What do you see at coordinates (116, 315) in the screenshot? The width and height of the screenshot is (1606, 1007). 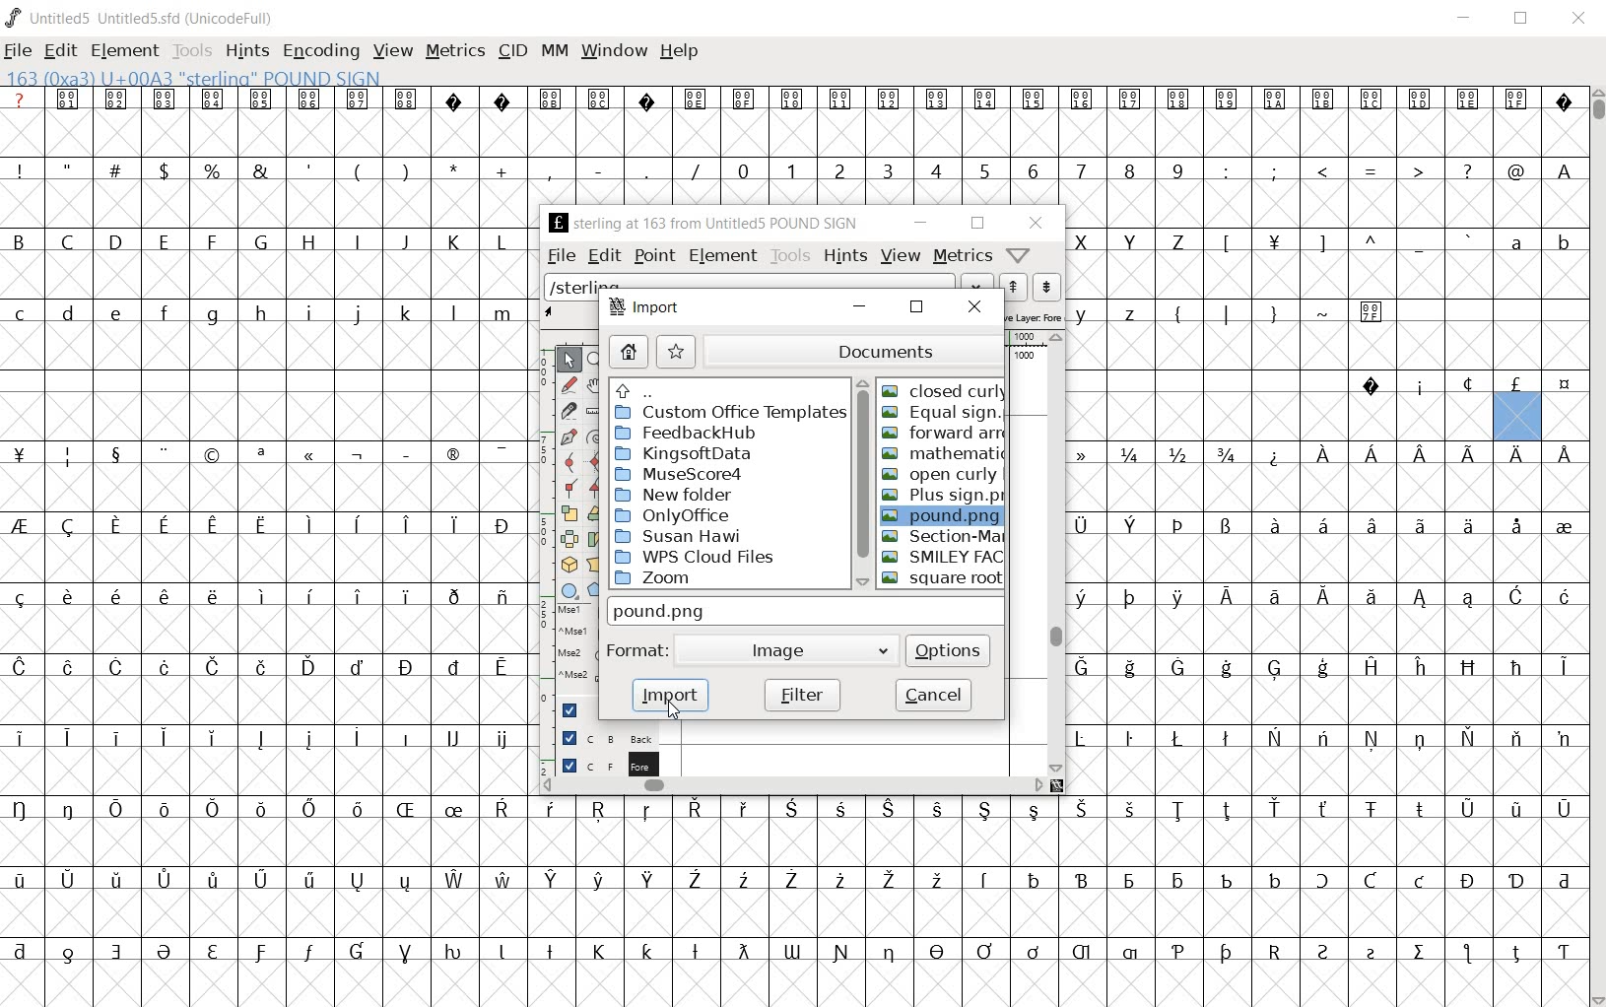 I see `` at bounding box center [116, 315].